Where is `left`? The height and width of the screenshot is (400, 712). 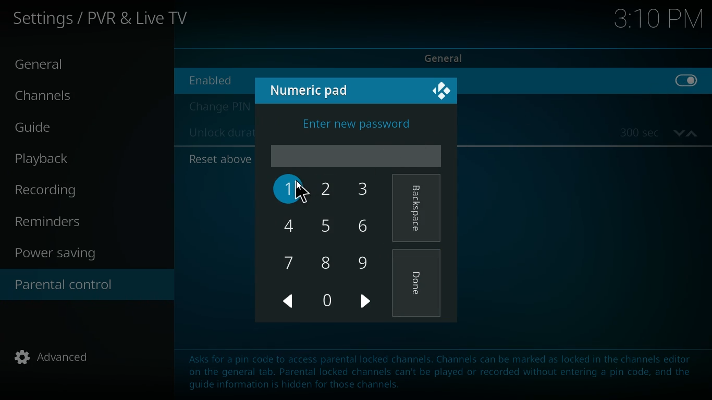 left is located at coordinates (289, 302).